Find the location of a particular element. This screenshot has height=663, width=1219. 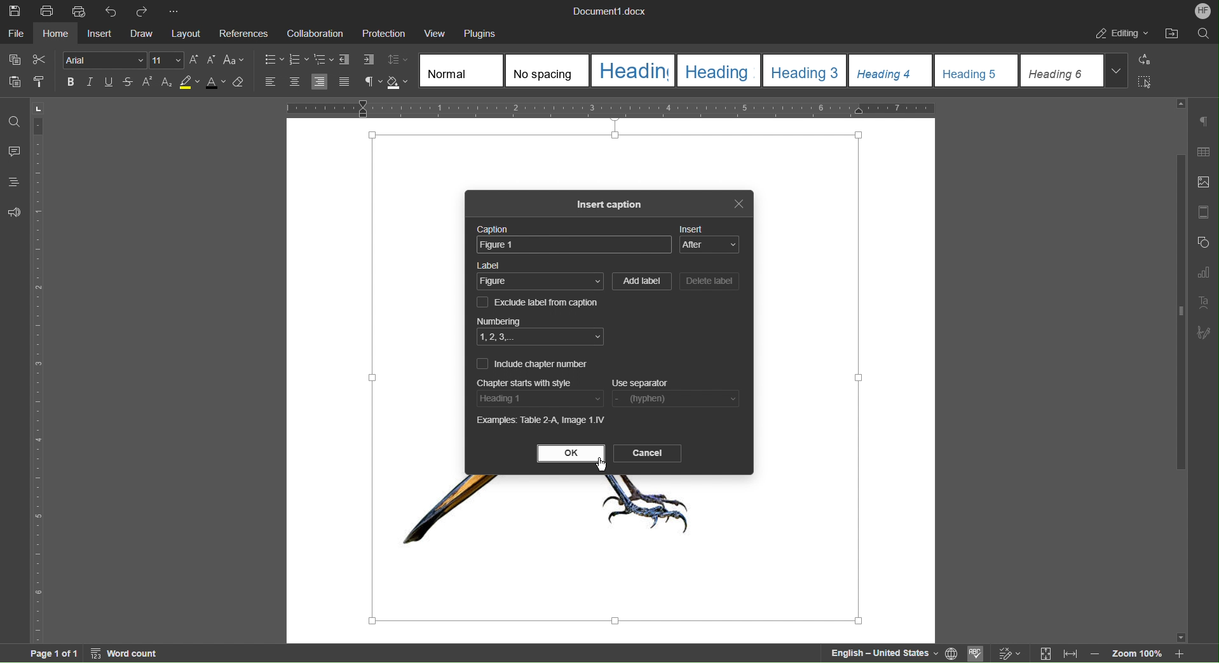

Increase Indent is located at coordinates (369, 61).